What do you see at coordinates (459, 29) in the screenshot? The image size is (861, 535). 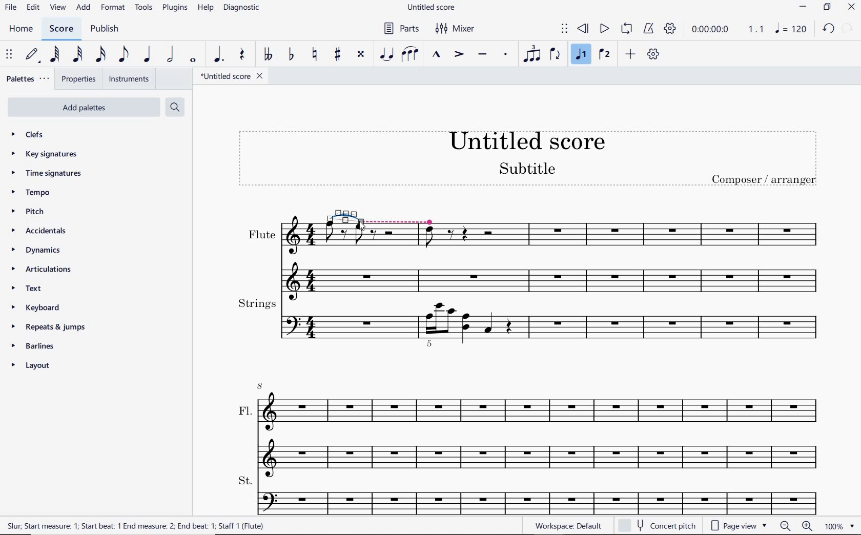 I see `mixer` at bounding box center [459, 29].